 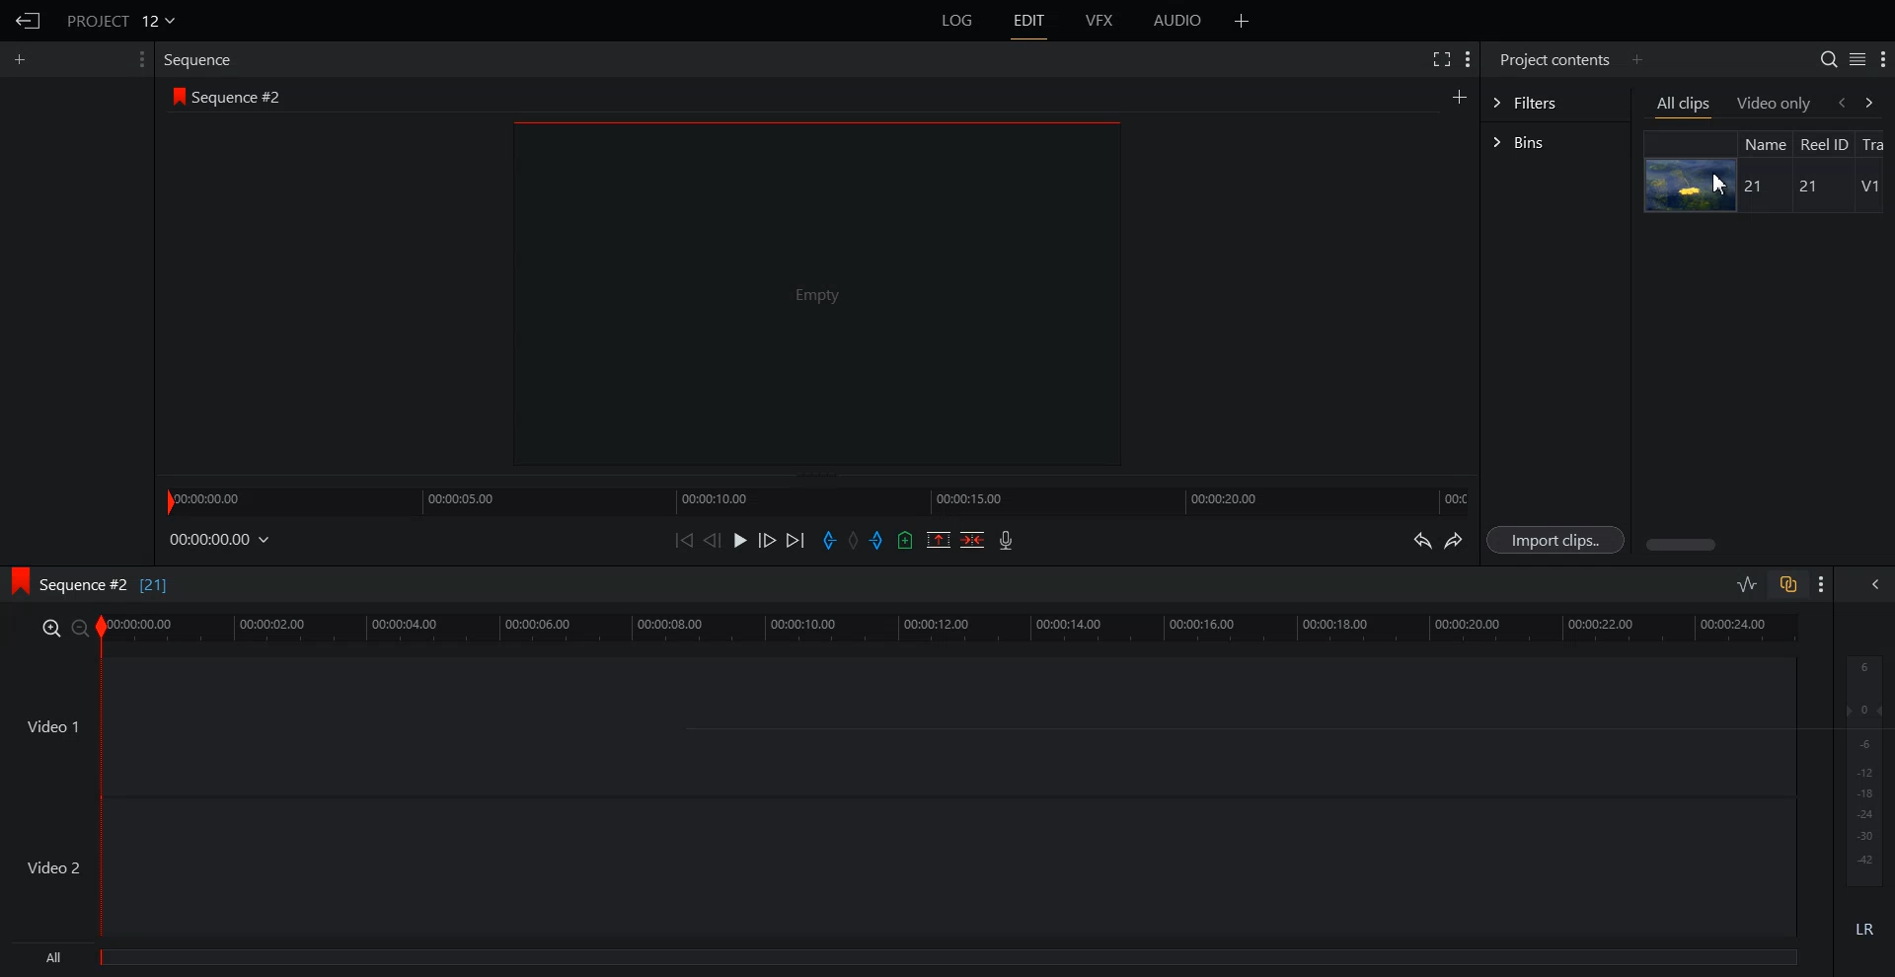 I want to click on Search, so click(x=1829, y=59).